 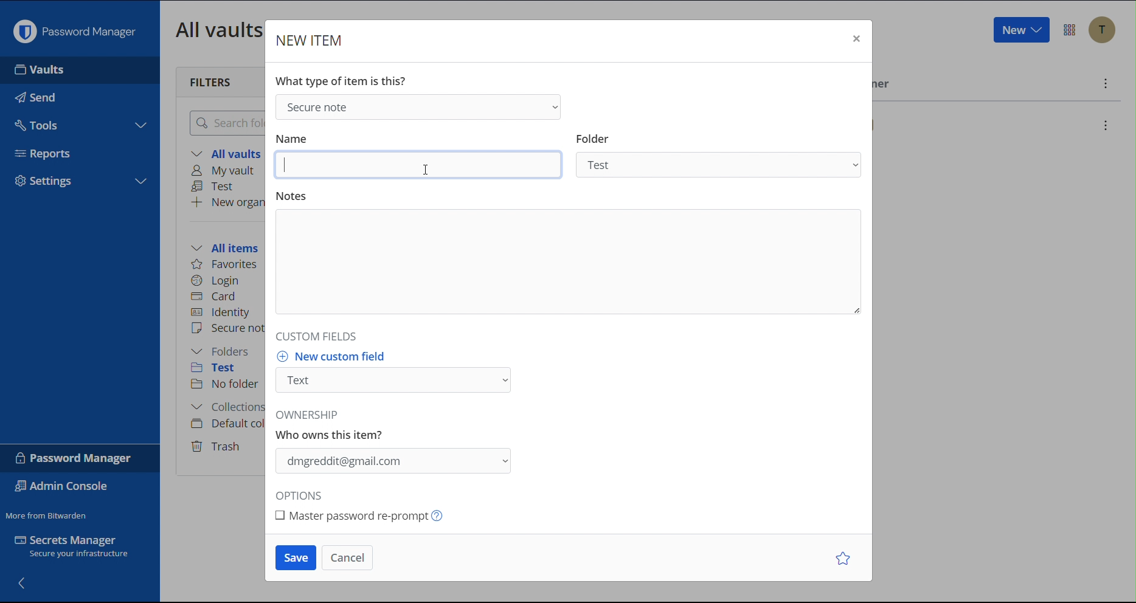 I want to click on Folder, so click(x=722, y=157).